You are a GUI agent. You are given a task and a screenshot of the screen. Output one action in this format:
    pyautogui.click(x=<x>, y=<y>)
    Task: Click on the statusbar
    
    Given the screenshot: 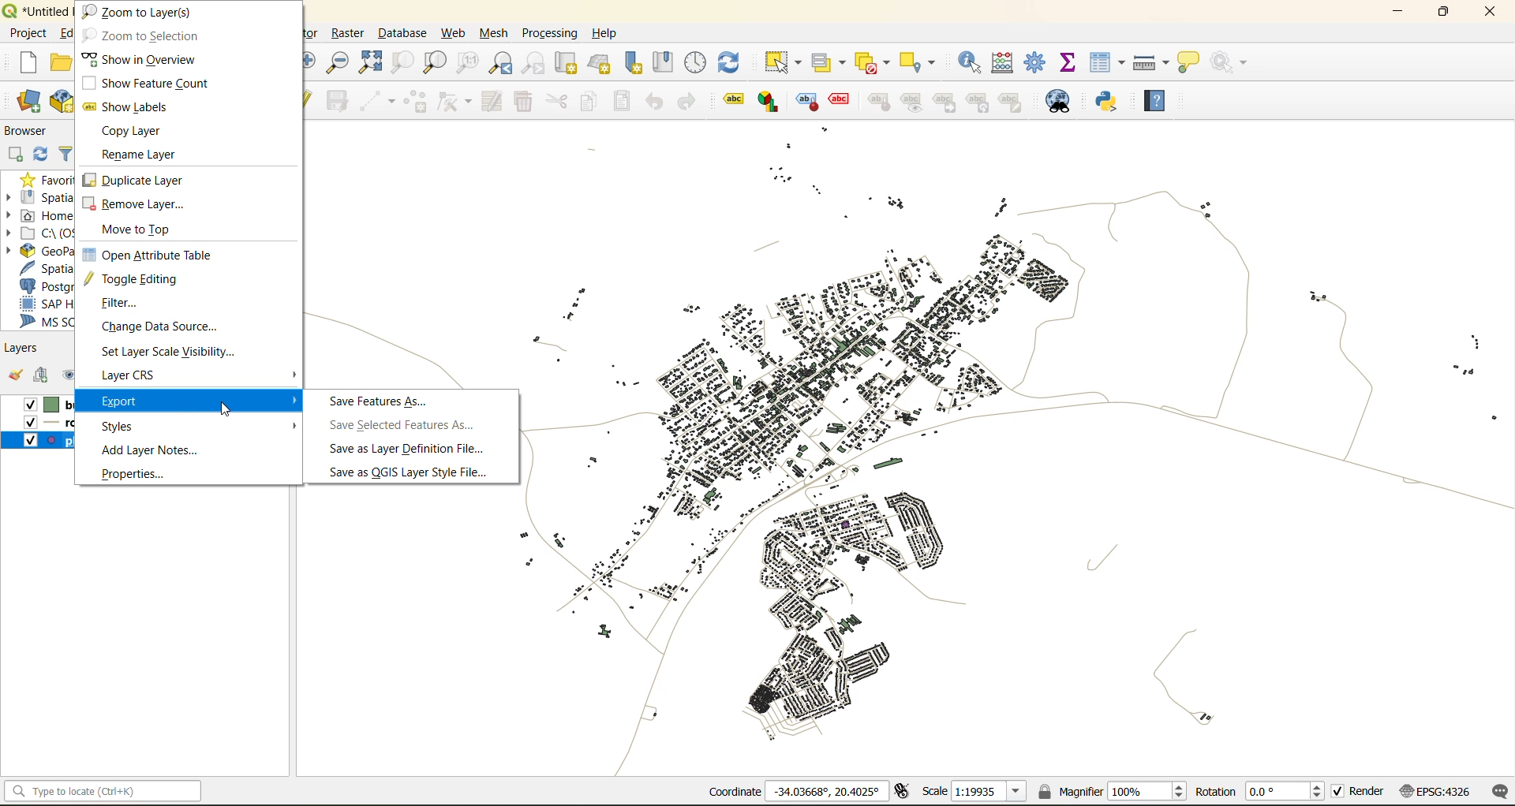 What is the action you would take?
    pyautogui.click(x=107, y=790)
    